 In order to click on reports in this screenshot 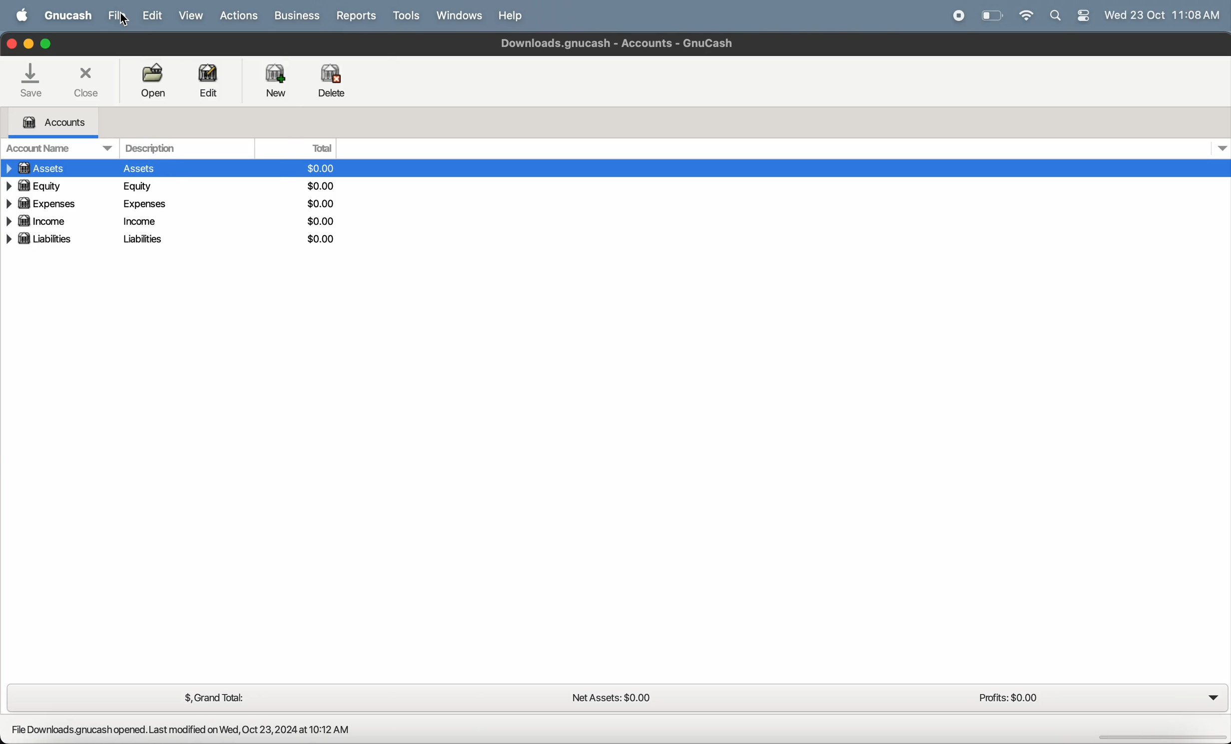, I will do `click(356, 15)`.